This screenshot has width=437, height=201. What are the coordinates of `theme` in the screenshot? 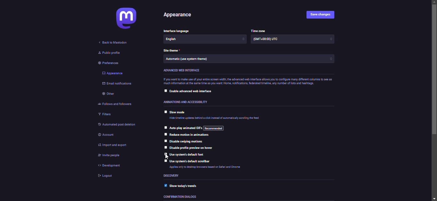 It's located at (188, 60).